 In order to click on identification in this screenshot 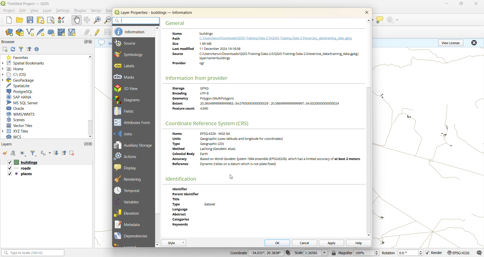, I will do `click(183, 180)`.